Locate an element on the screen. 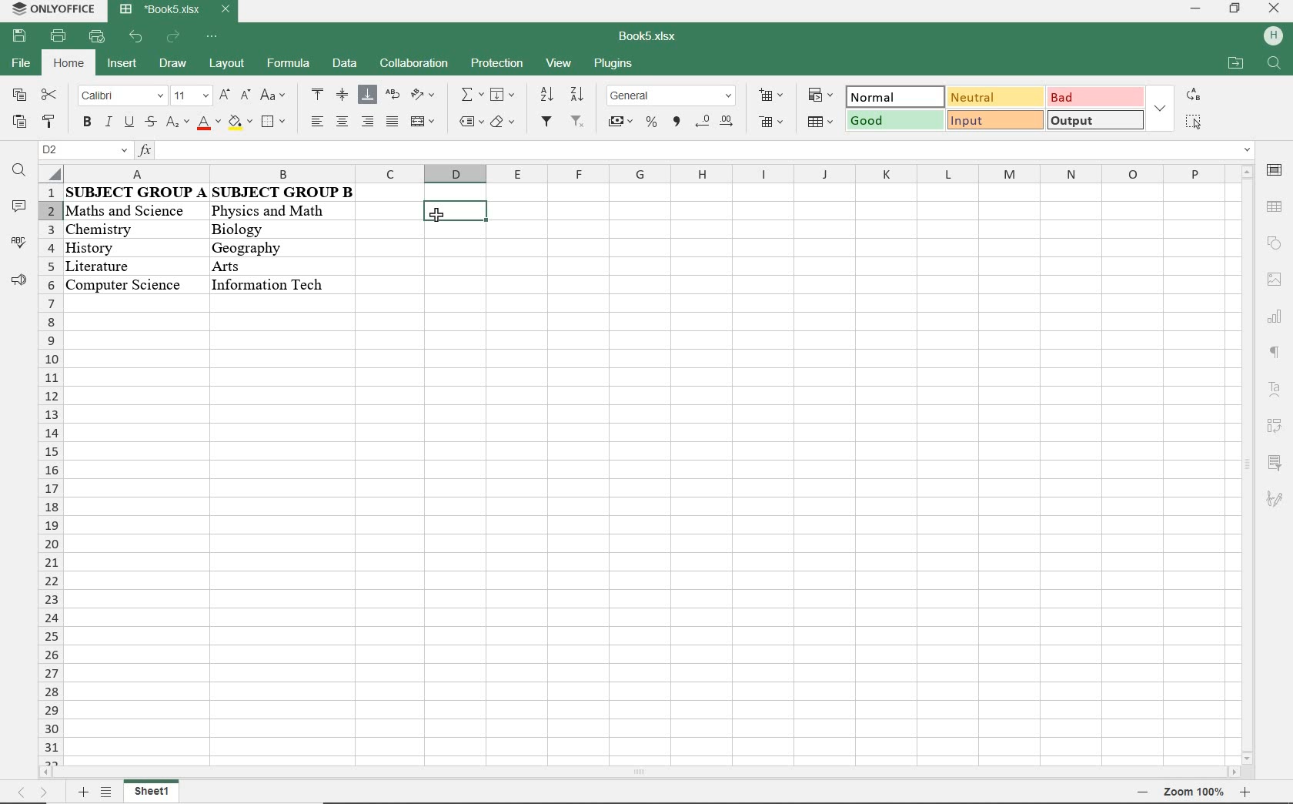 This screenshot has height=804, width=1293. find is located at coordinates (1275, 62).